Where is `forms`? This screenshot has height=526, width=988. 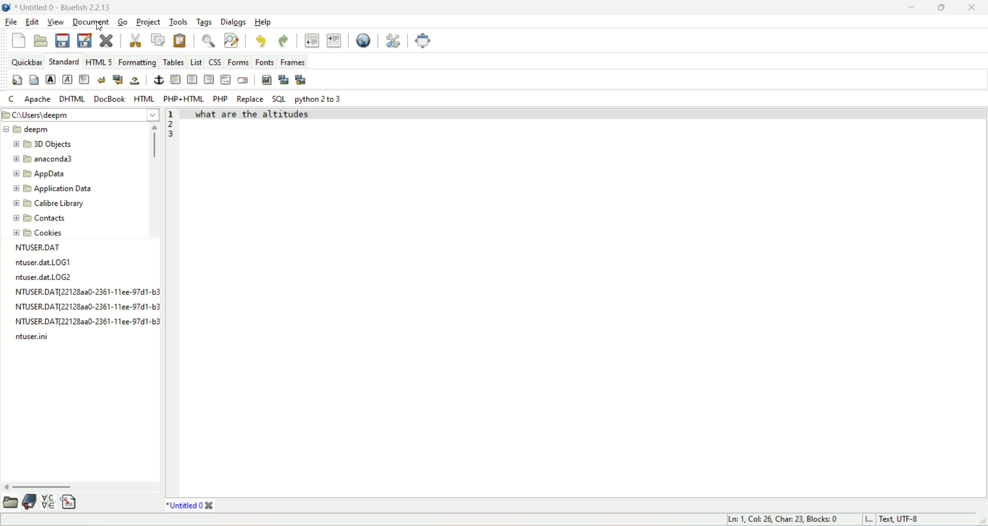 forms is located at coordinates (237, 61).